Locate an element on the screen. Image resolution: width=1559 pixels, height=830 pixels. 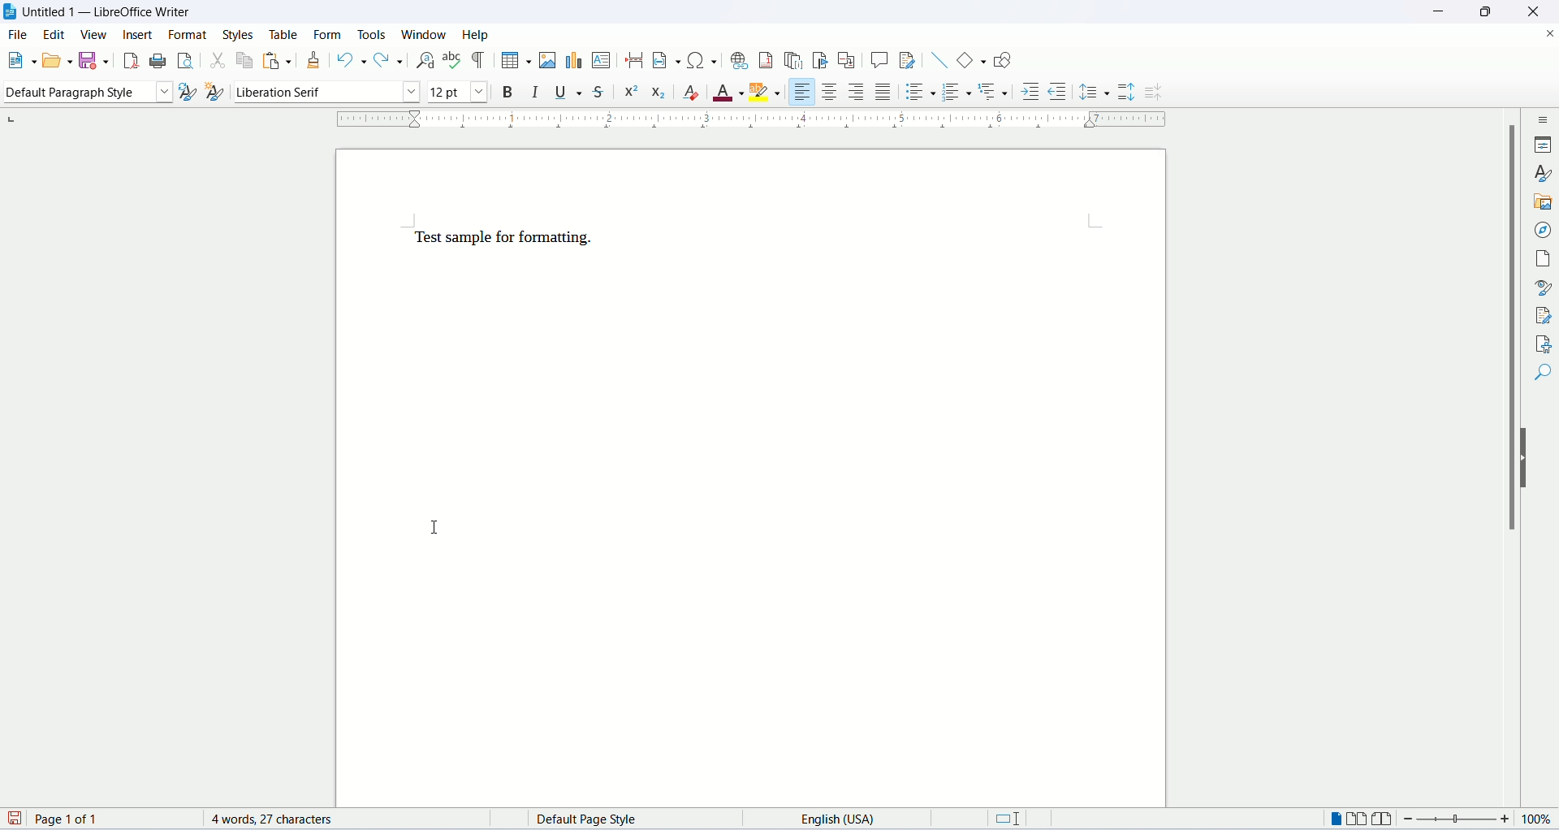
paste is located at coordinates (272, 60).